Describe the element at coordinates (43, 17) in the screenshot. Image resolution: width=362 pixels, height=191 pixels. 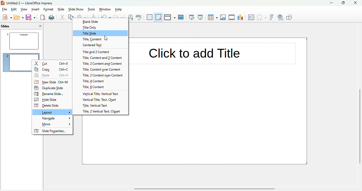
I see `export directly as PDF` at that location.